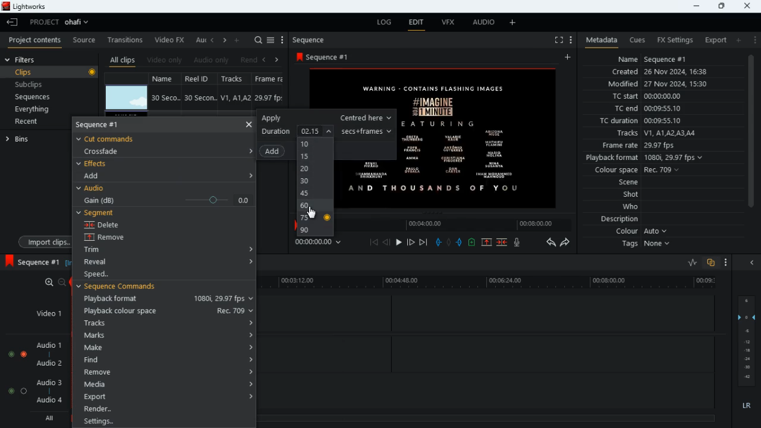 The width and height of the screenshot is (761, 428). What do you see at coordinates (447, 23) in the screenshot?
I see `vfx` at bounding box center [447, 23].